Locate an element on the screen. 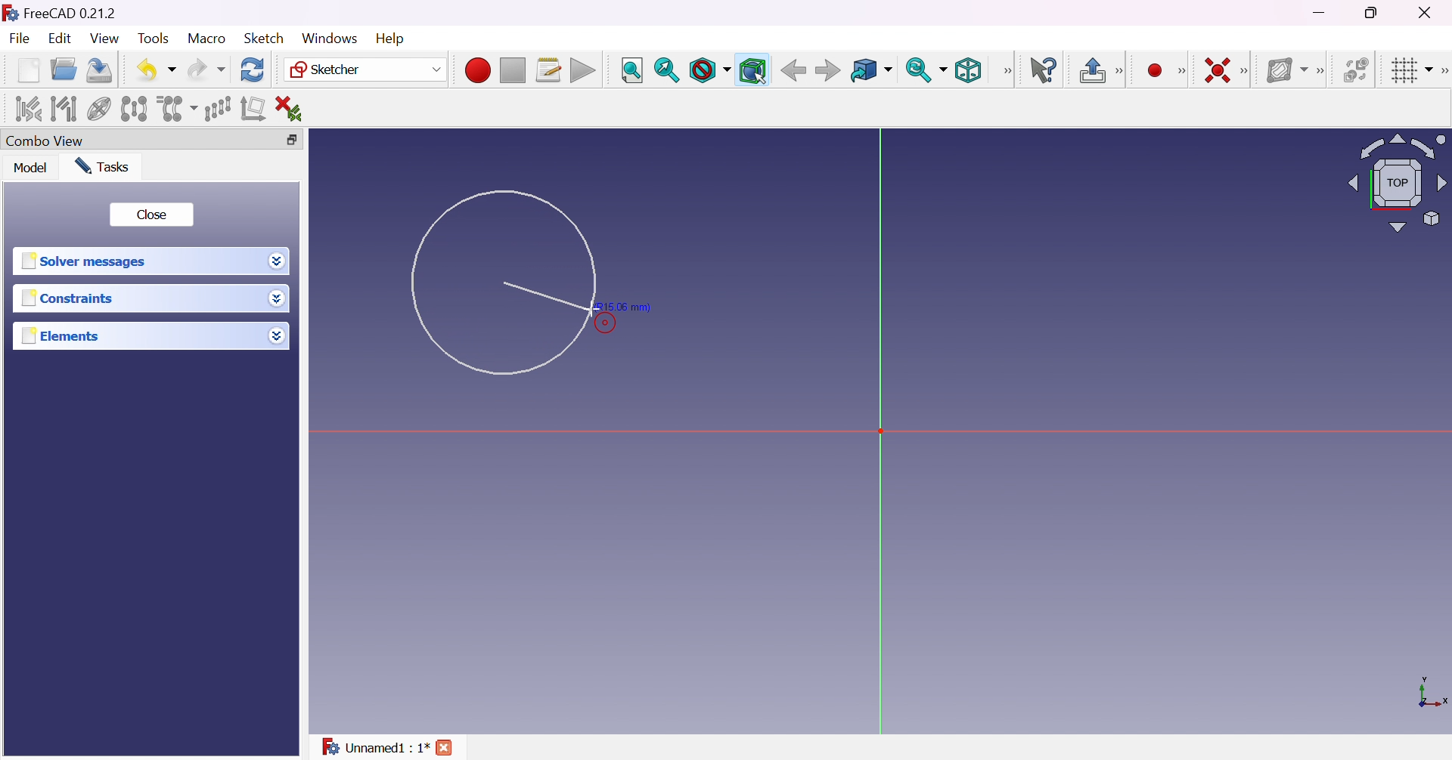 The width and height of the screenshot is (1452, 760). Viewing angle is located at coordinates (1395, 184).